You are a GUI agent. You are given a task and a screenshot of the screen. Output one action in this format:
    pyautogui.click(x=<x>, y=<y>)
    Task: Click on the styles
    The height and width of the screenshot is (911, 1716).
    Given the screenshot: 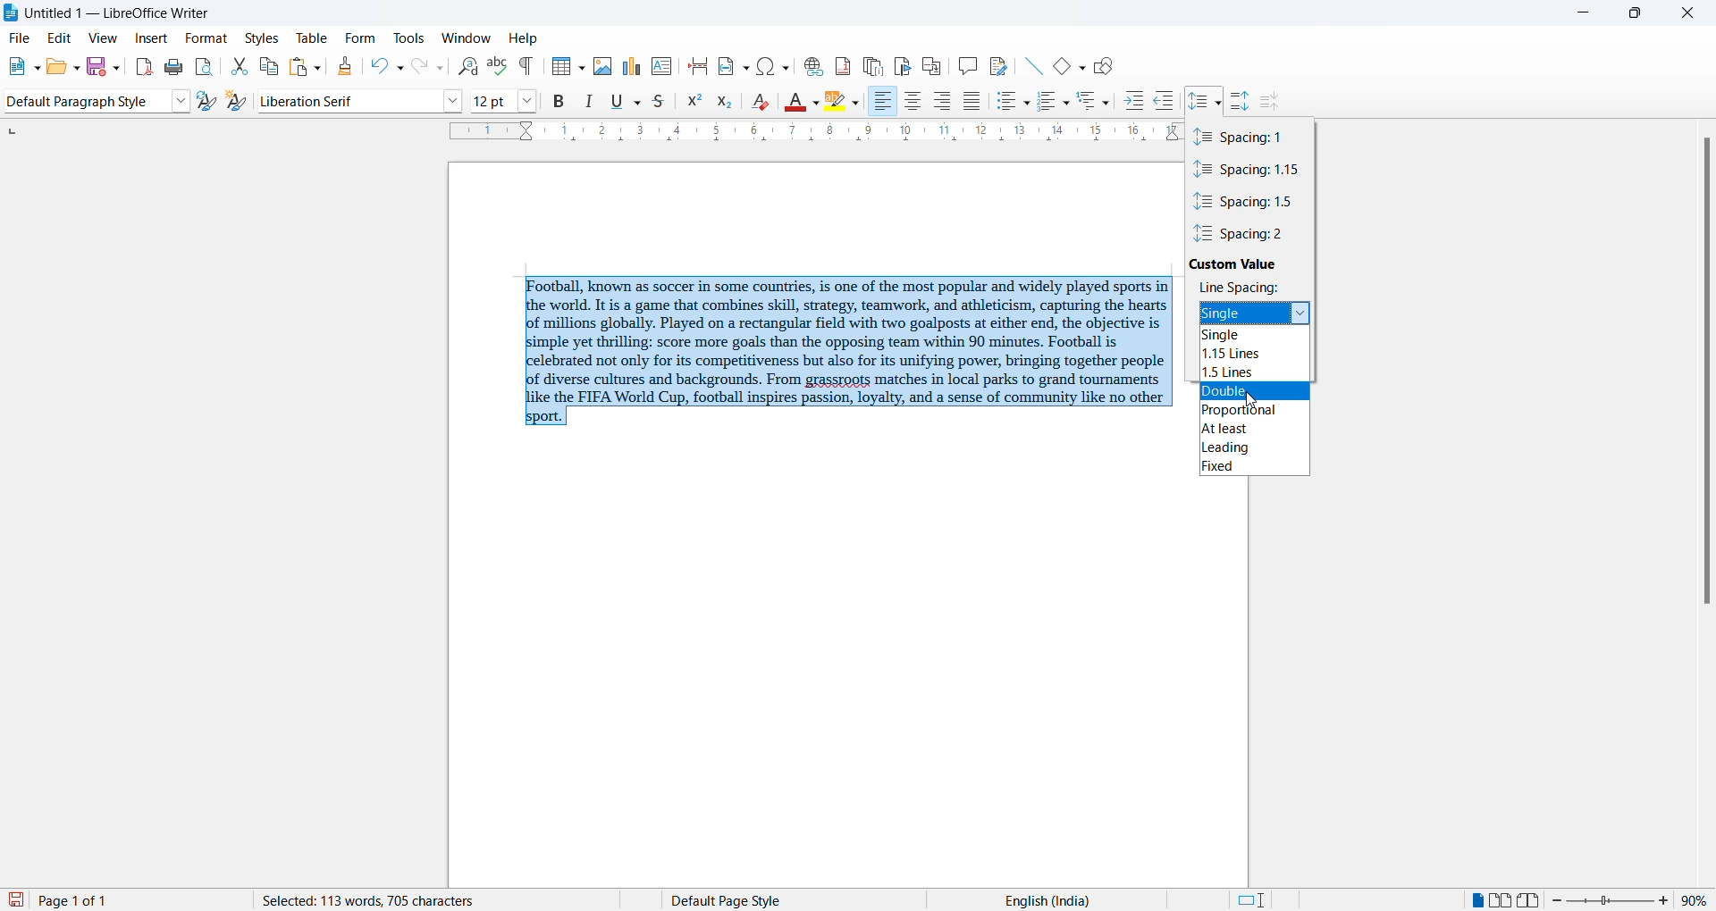 What is the action you would take?
    pyautogui.click(x=262, y=38)
    